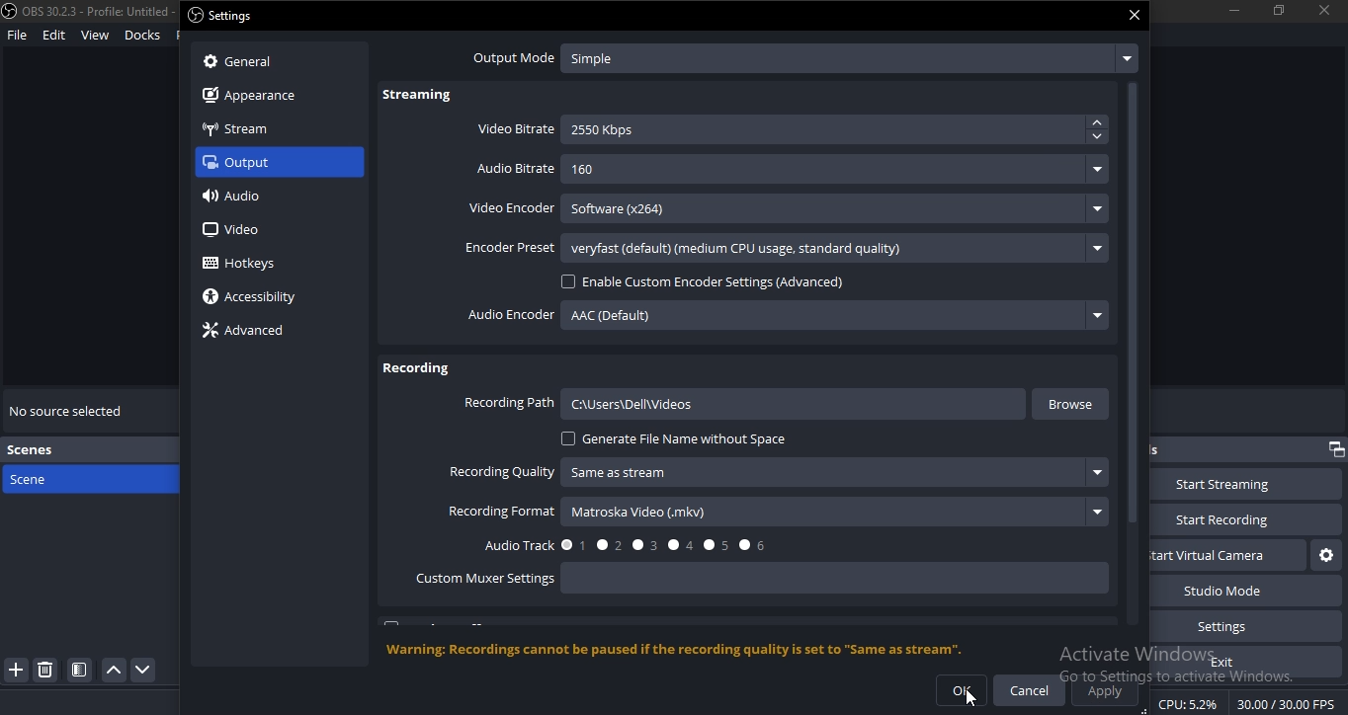 This screenshot has width=1348, height=715. What do you see at coordinates (1029, 690) in the screenshot?
I see `cancel` at bounding box center [1029, 690].